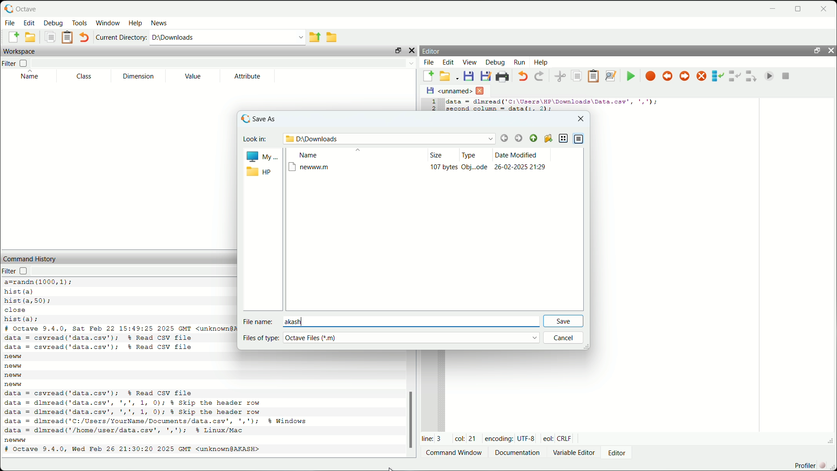 Image resolution: width=837 pixels, height=471 pixels. What do you see at coordinates (258, 321) in the screenshot?
I see `file name` at bounding box center [258, 321].